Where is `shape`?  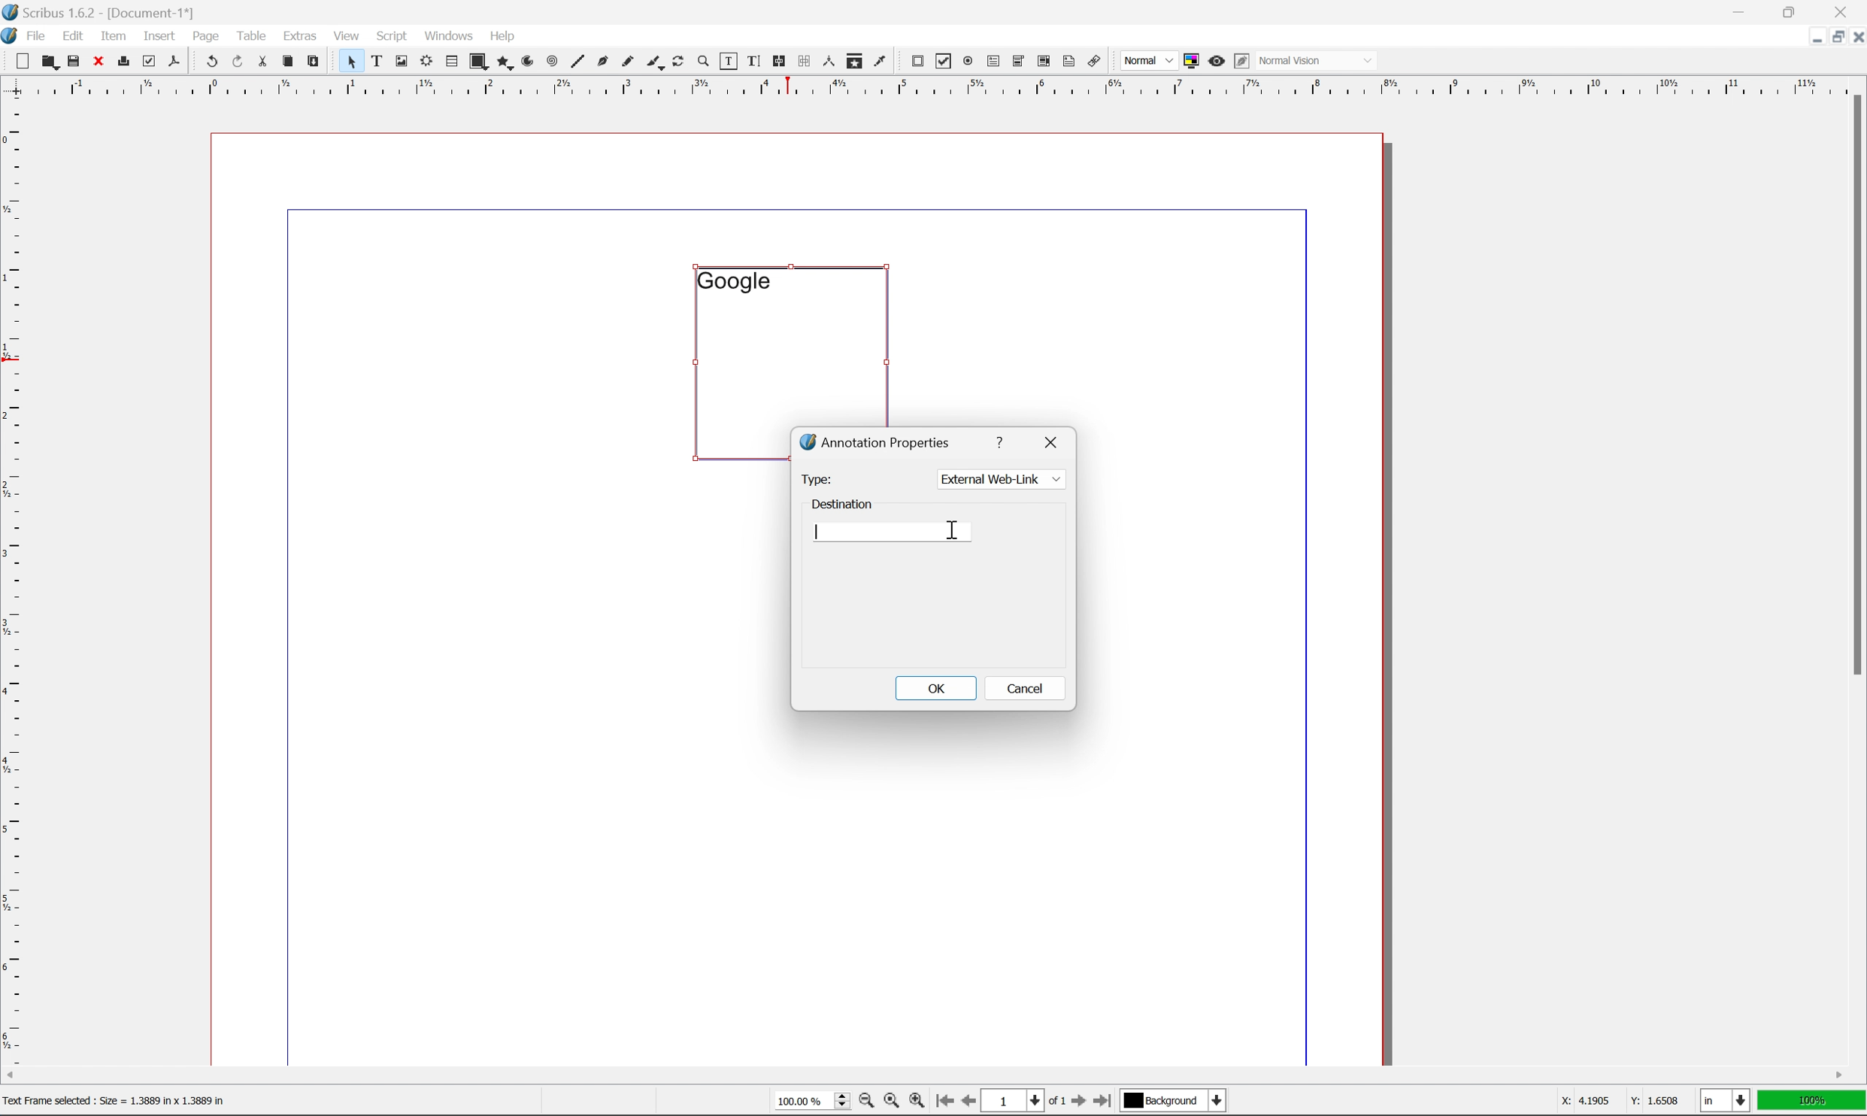
shape is located at coordinates (480, 62).